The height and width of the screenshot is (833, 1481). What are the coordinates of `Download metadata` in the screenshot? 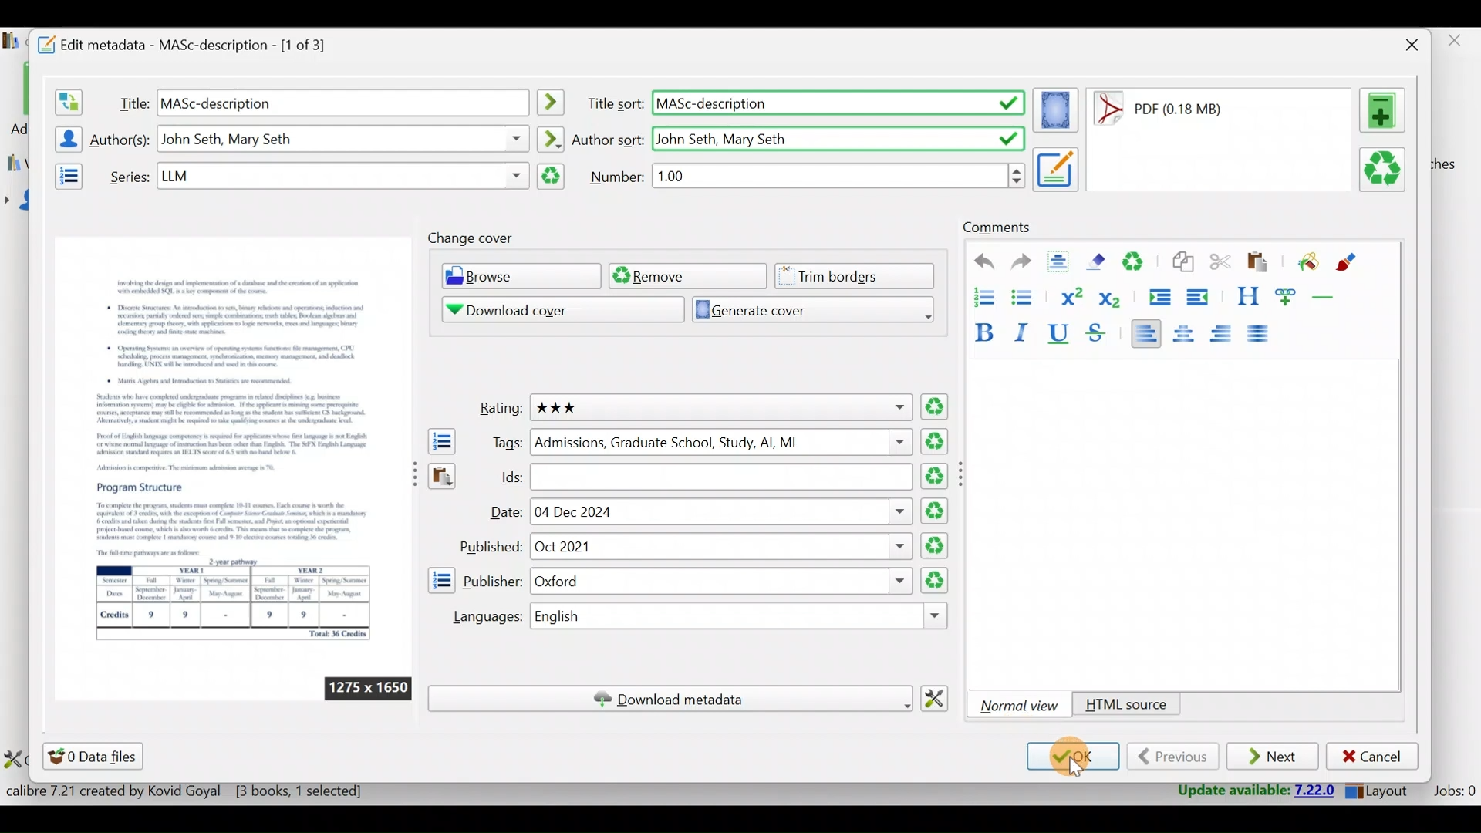 It's located at (670, 699).